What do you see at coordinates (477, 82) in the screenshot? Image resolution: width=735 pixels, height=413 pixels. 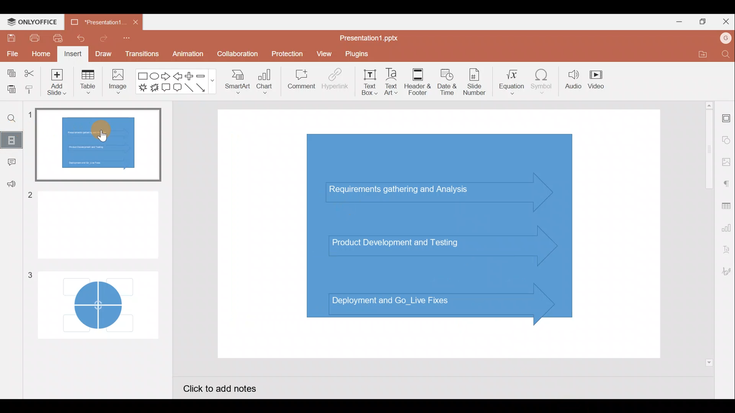 I see `Slide number` at bounding box center [477, 82].